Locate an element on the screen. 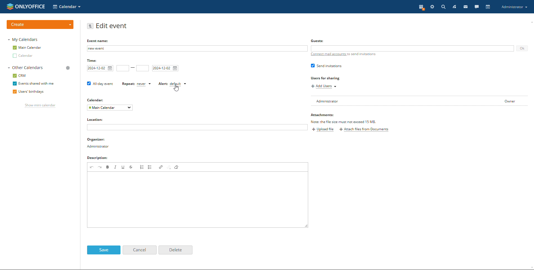 This screenshot has height=270, width=534. setting is located at coordinates (432, 7).